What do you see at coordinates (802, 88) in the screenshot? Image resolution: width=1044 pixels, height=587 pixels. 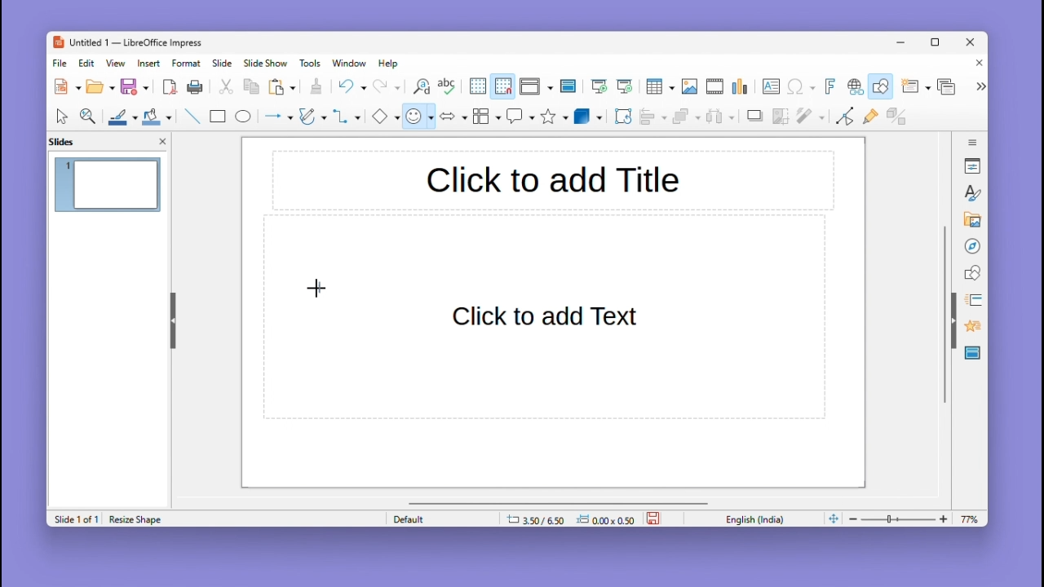 I see `Special character` at bounding box center [802, 88].